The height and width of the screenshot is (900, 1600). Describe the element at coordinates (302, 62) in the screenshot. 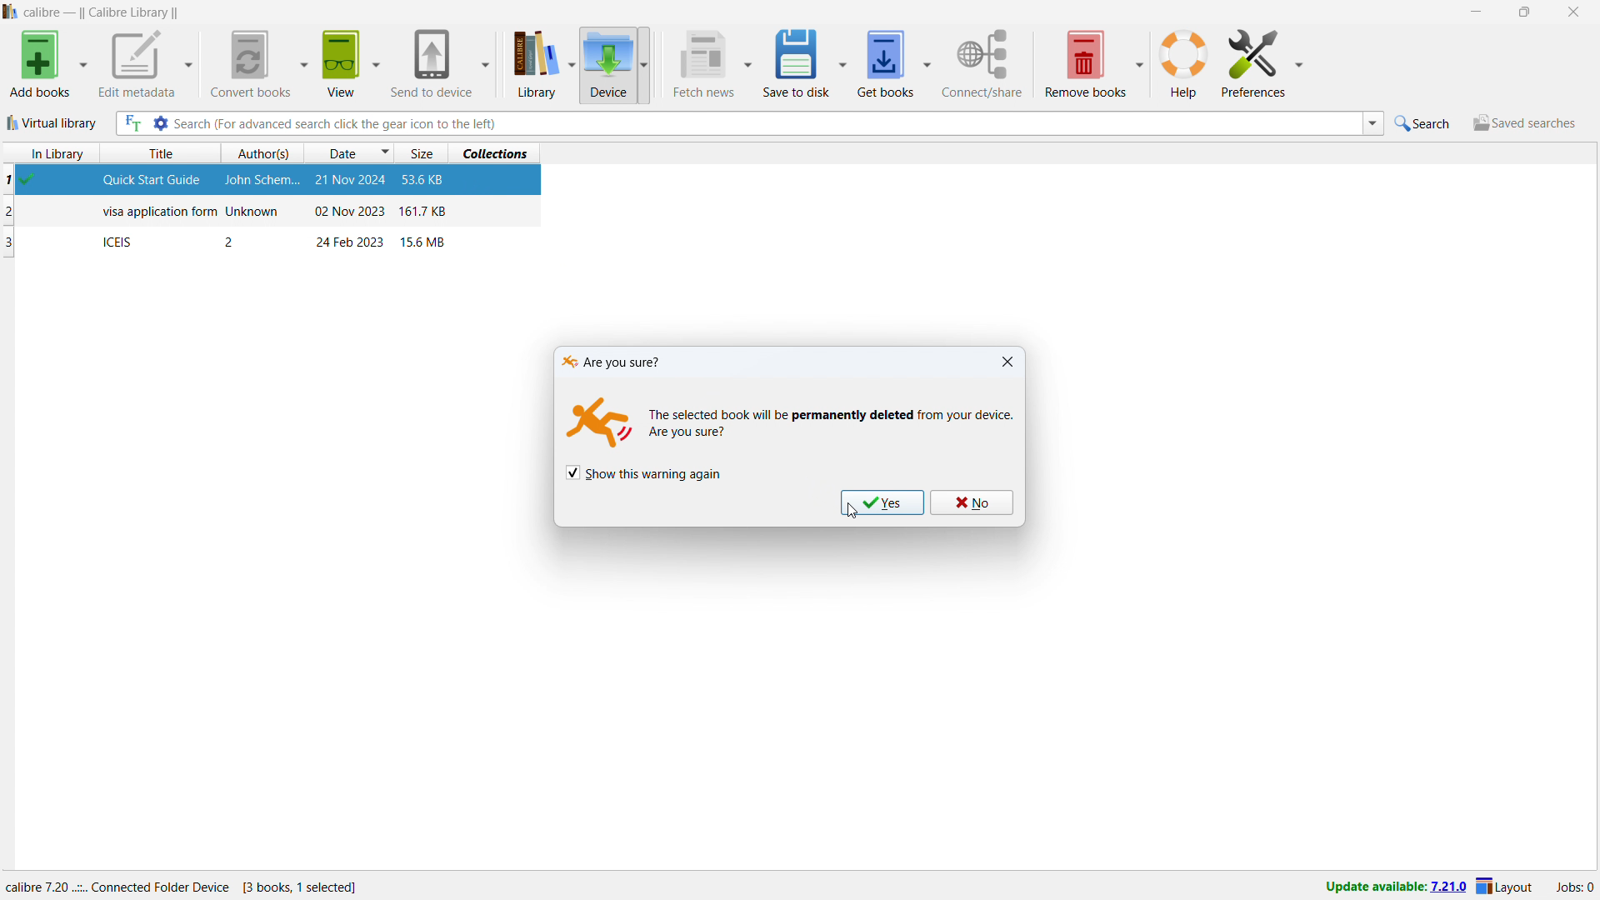

I see `convert books options` at that location.